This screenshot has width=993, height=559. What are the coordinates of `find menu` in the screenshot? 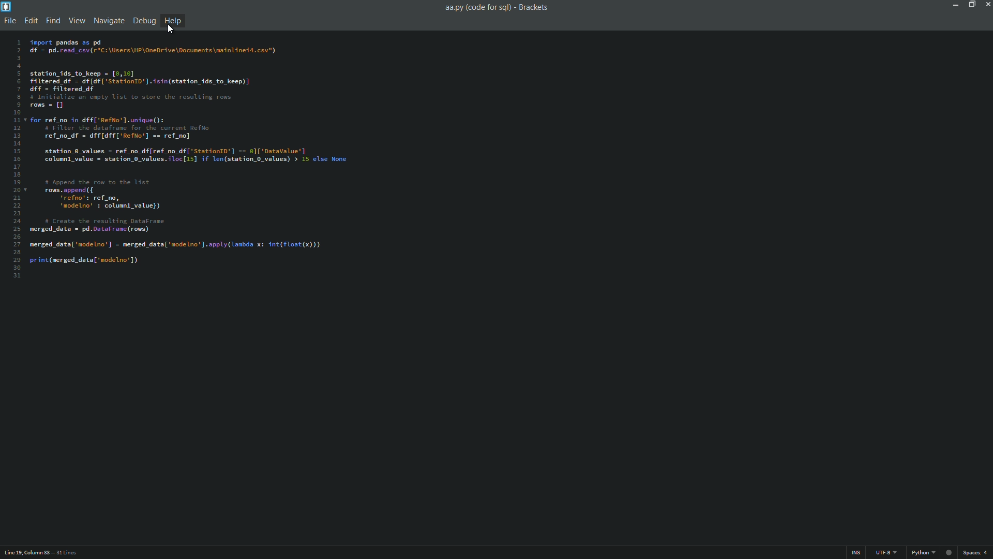 It's located at (52, 21).